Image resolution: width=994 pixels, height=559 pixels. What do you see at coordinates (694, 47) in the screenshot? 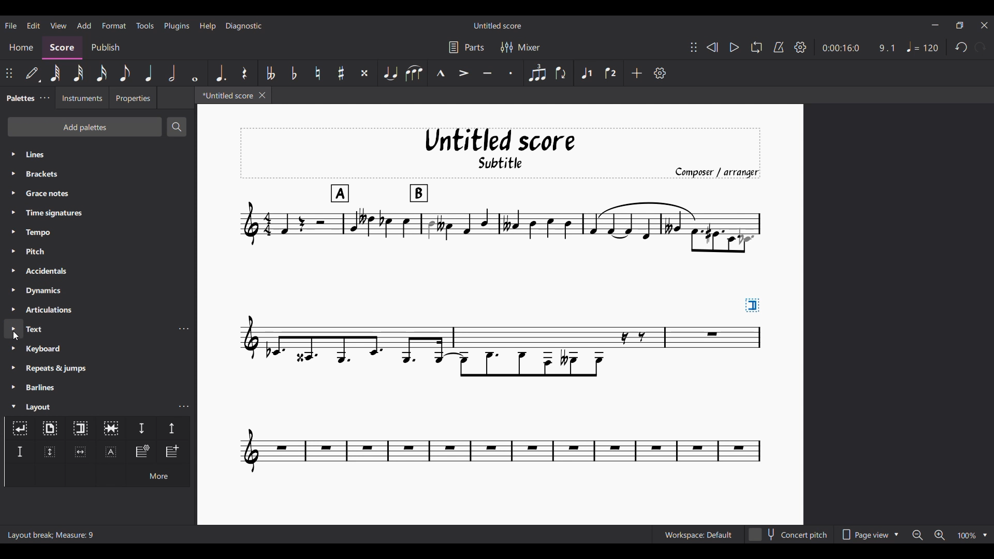
I see `Change position` at bounding box center [694, 47].